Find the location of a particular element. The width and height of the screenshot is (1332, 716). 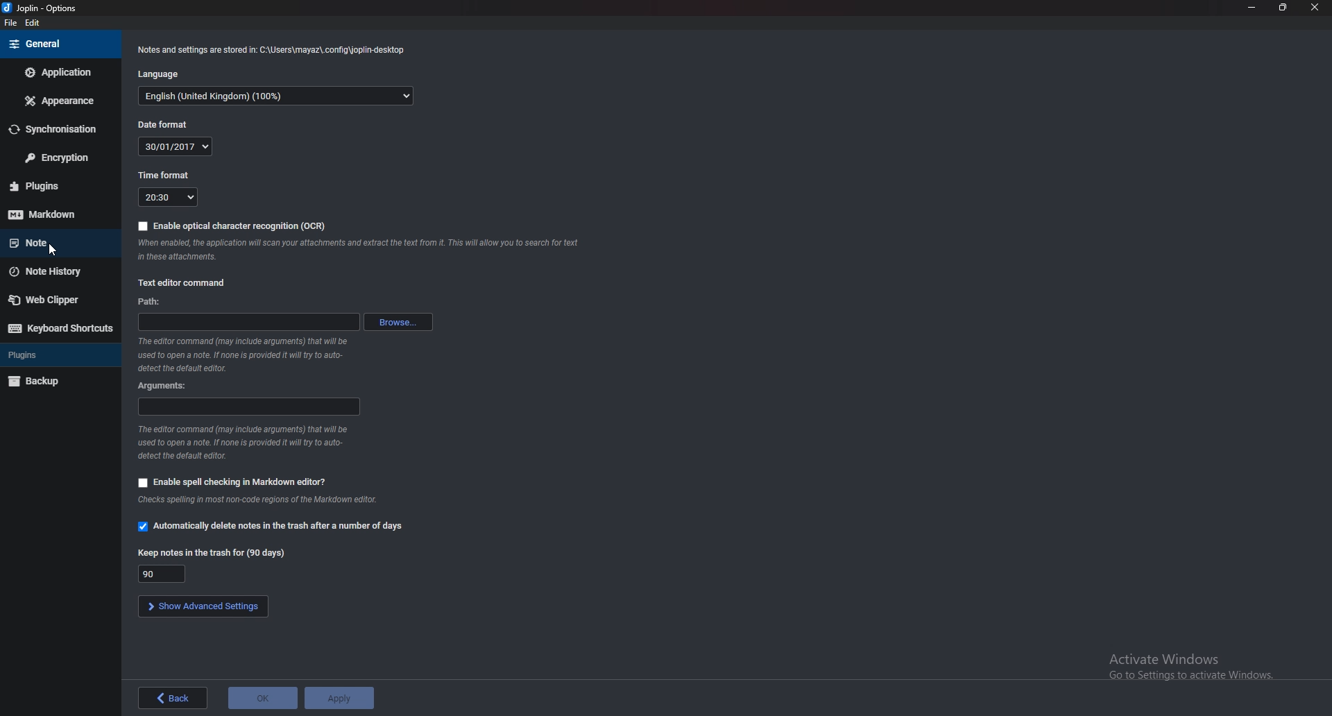

Info is located at coordinates (275, 51).